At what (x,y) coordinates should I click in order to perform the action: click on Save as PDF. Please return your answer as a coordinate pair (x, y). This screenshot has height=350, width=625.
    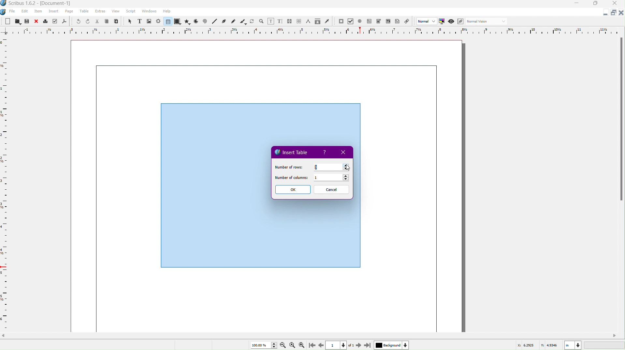
    Looking at the image, I should click on (64, 22).